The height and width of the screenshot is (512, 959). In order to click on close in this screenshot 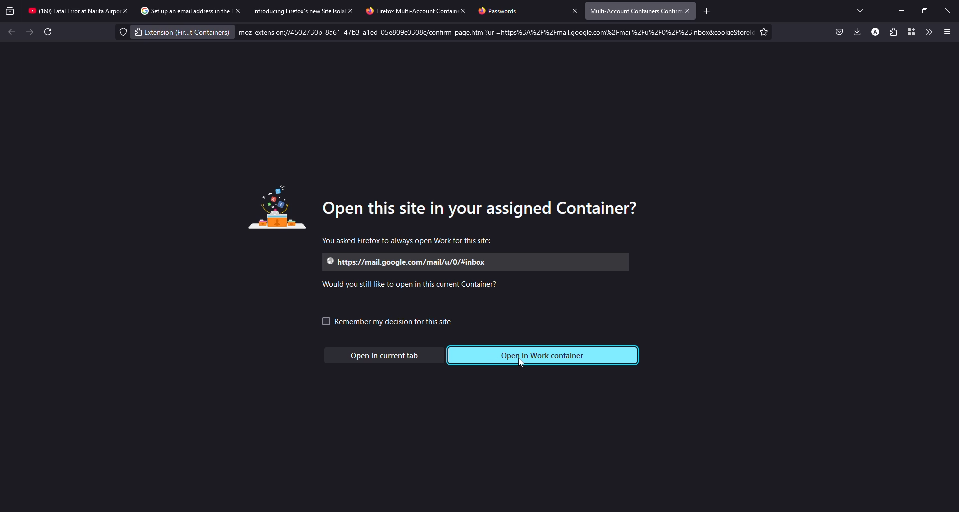, I will do `click(351, 11)`.